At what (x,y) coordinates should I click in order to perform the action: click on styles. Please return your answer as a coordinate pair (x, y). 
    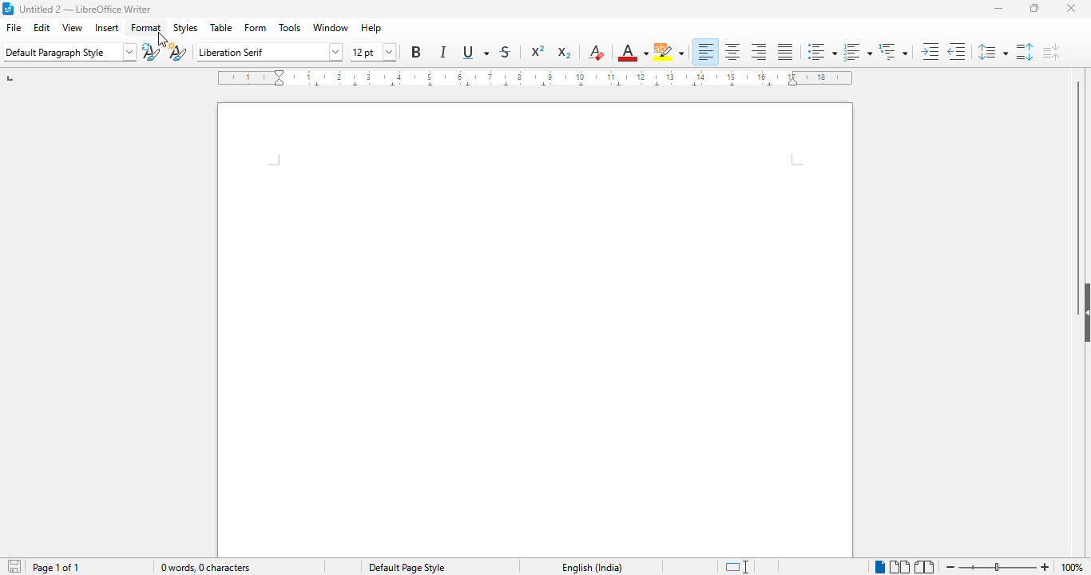
    Looking at the image, I should click on (186, 28).